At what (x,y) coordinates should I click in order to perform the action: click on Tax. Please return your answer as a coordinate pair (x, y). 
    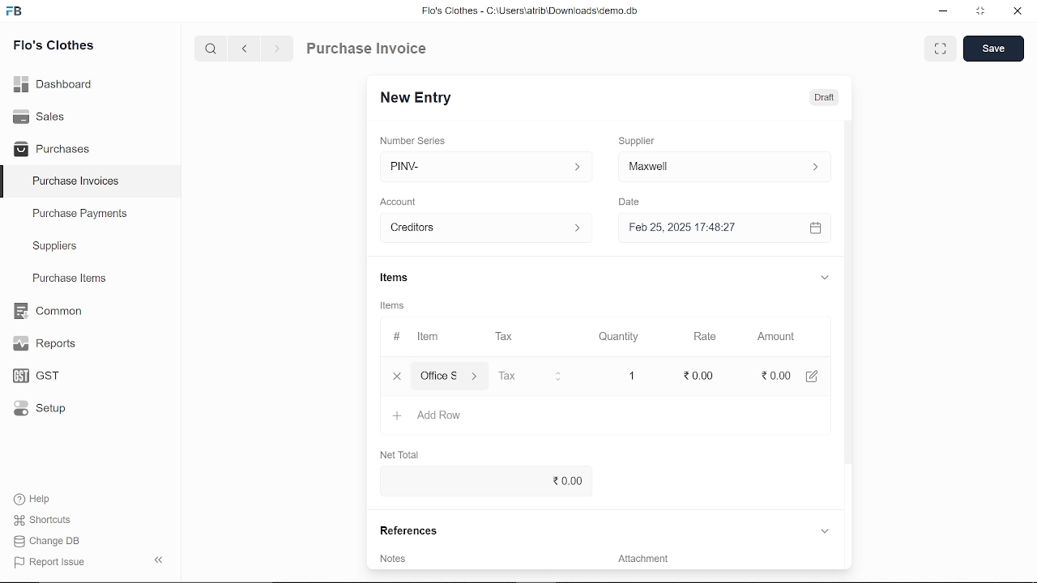
    Looking at the image, I should click on (507, 337).